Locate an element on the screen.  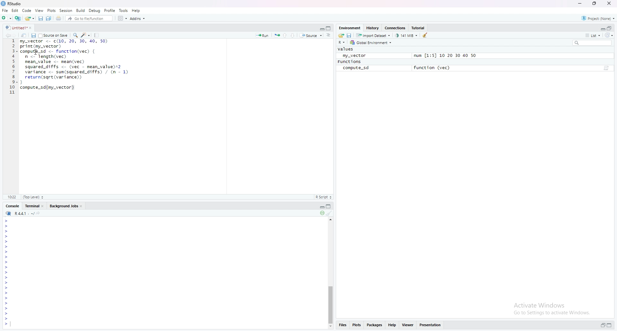
Restore is located at coordinates (603, 325).